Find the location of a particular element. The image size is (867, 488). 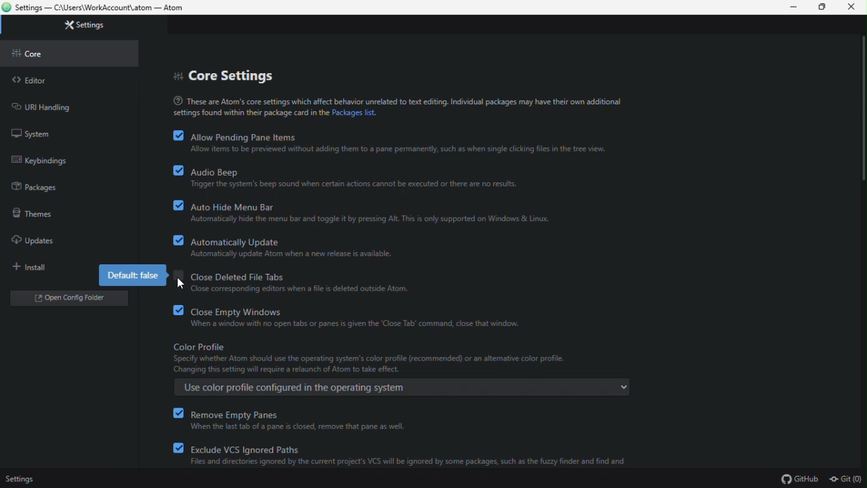

color profile is located at coordinates (400, 368).